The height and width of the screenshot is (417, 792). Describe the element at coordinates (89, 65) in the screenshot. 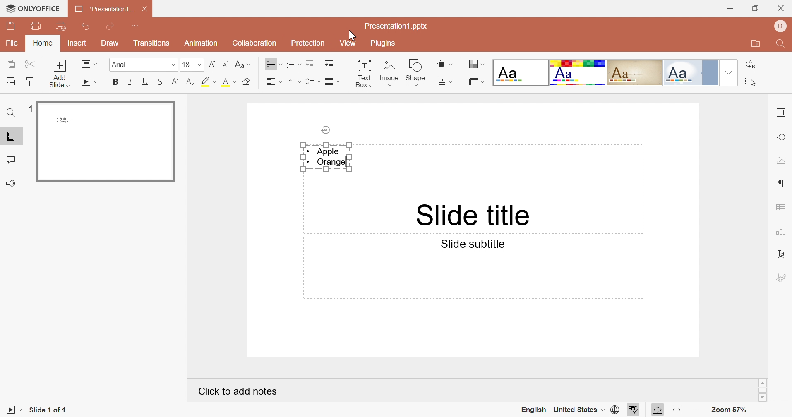

I see `Change slide layout` at that location.